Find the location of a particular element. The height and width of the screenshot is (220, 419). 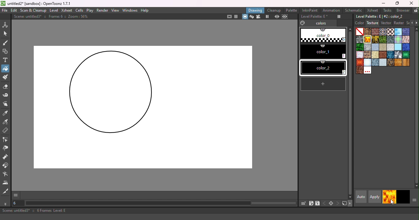

Sil.bmp is located at coordinates (398, 55).